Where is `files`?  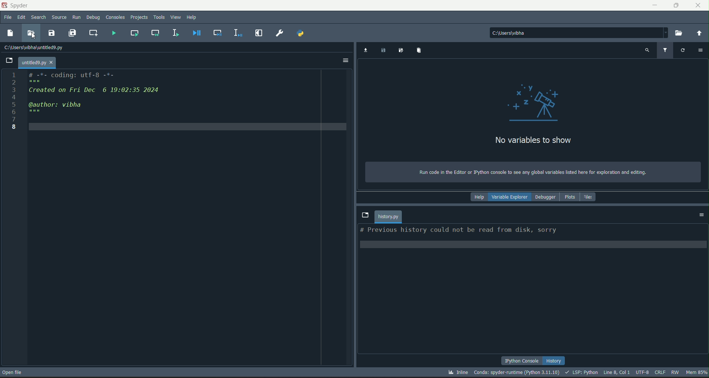
files is located at coordinates (590, 196).